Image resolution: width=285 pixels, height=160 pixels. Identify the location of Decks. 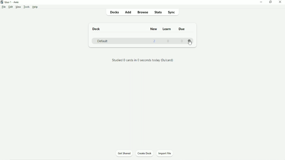
(114, 13).